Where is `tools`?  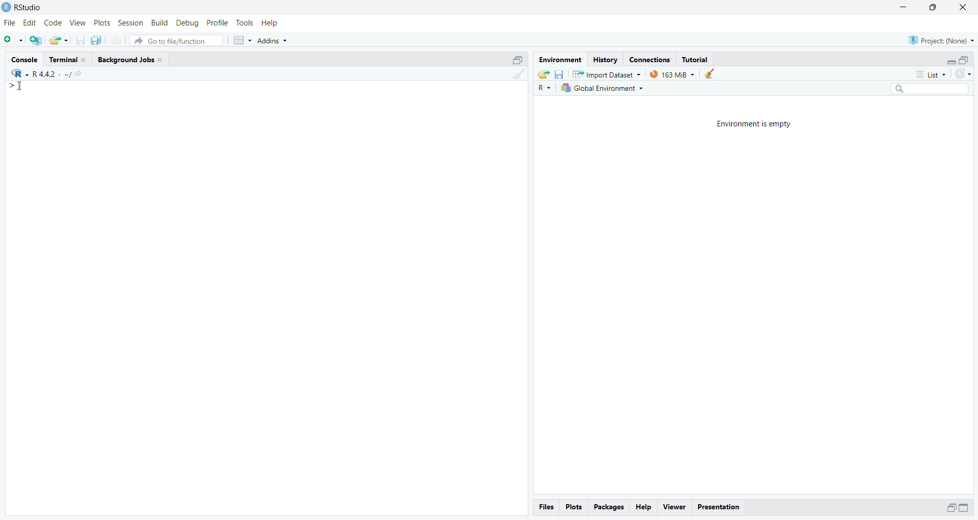 tools is located at coordinates (245, 22).